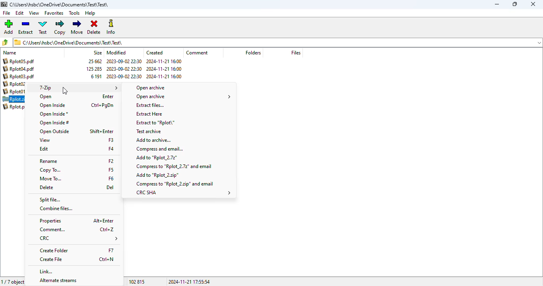  What do you see at coordinates (54, 114) in the screenshot?
I see `open inside*` at bounding box center [54, 114].